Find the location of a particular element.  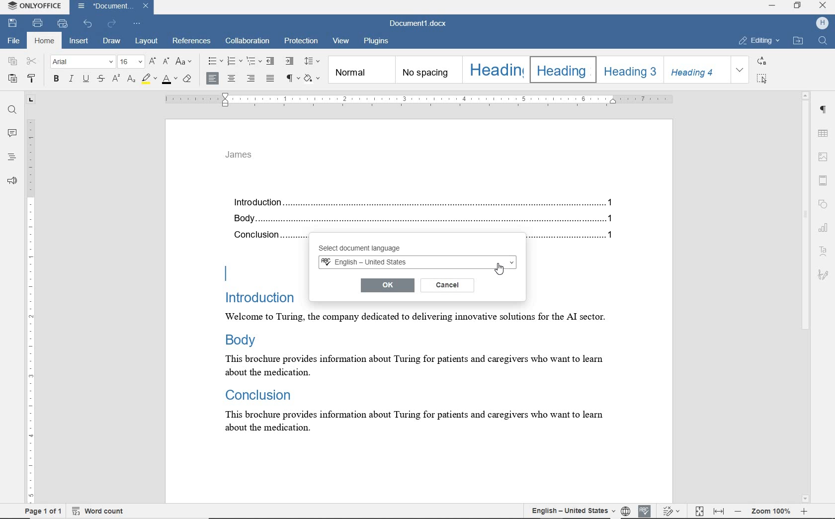

align left is located at coordinates (213, 79).